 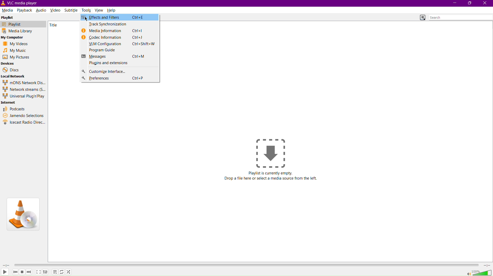 What do you see at coordinates (119, 79) in the screenshot?
I see `Preferences` at bounding box center [119, 79].